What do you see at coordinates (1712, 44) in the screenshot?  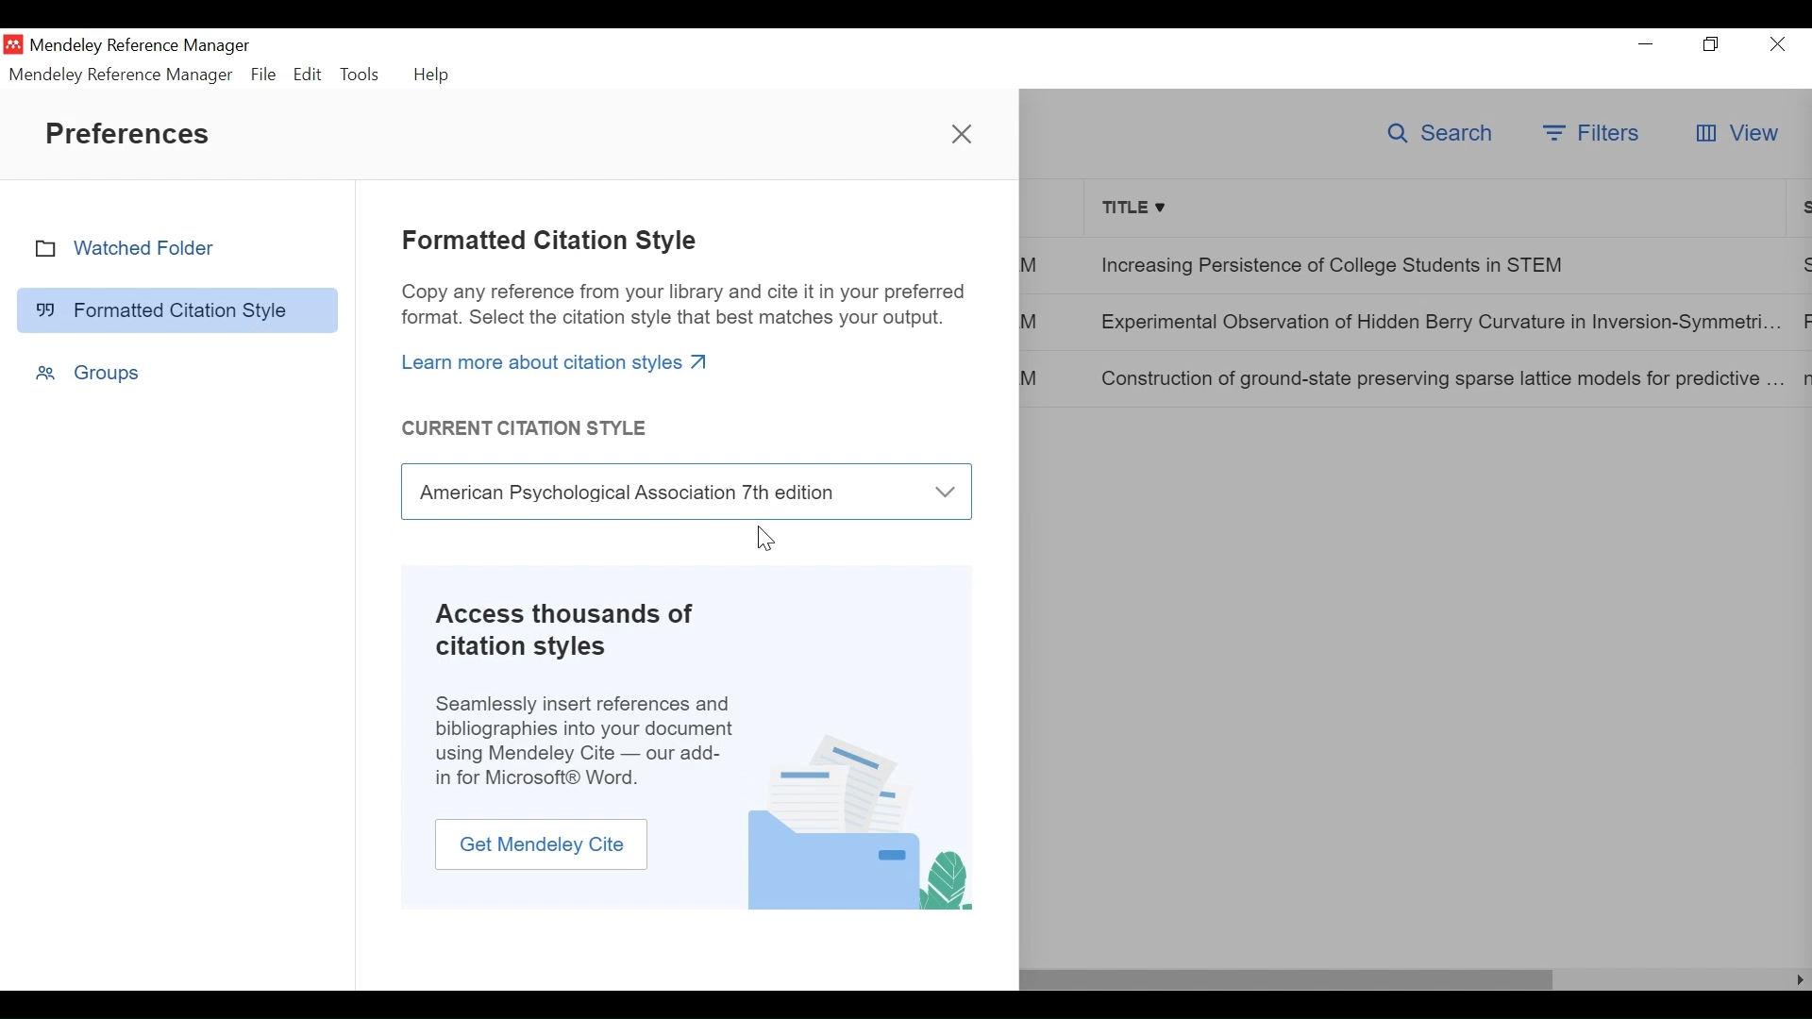 I see `Restore` at bounding box center [1712, 44].